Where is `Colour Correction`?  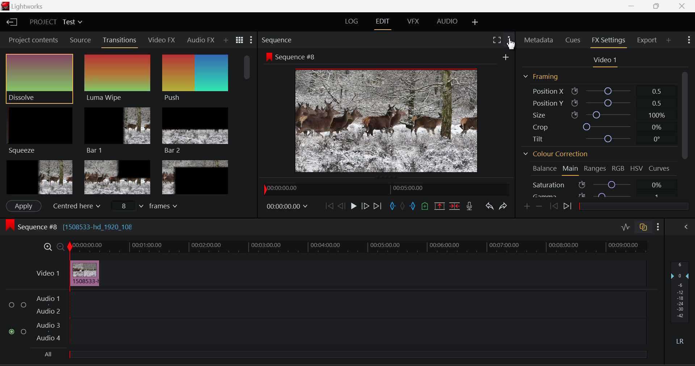
Colour Correction is located at coordinates (554, 153).